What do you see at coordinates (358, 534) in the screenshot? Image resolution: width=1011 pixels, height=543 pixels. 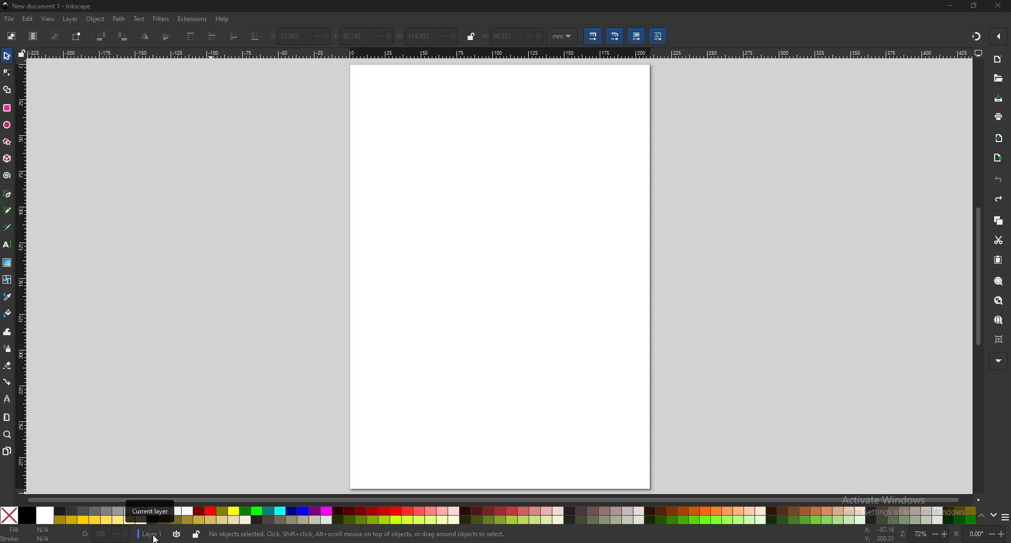 I see `info` at bounding box center [358, 534].